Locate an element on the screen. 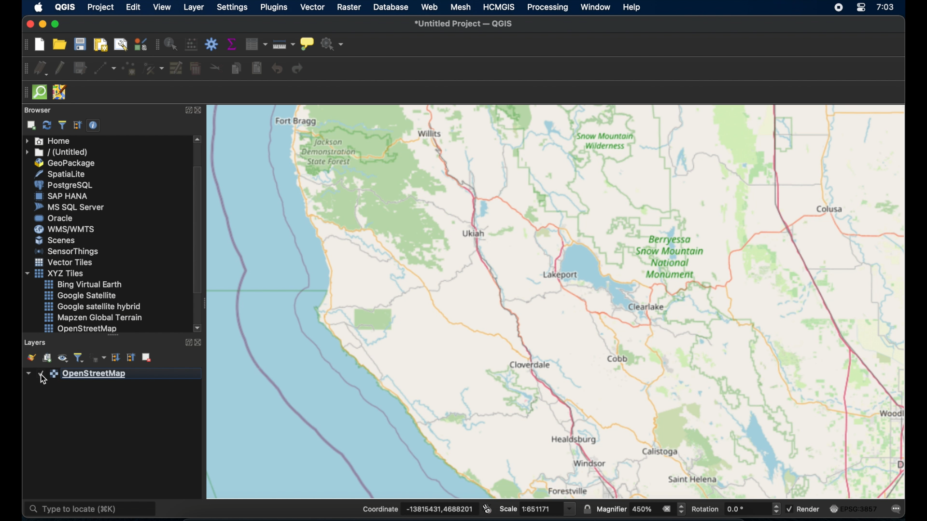 This screenshot has height=521, width=927. digitizing toolbar is located at coordinates (25, 69).